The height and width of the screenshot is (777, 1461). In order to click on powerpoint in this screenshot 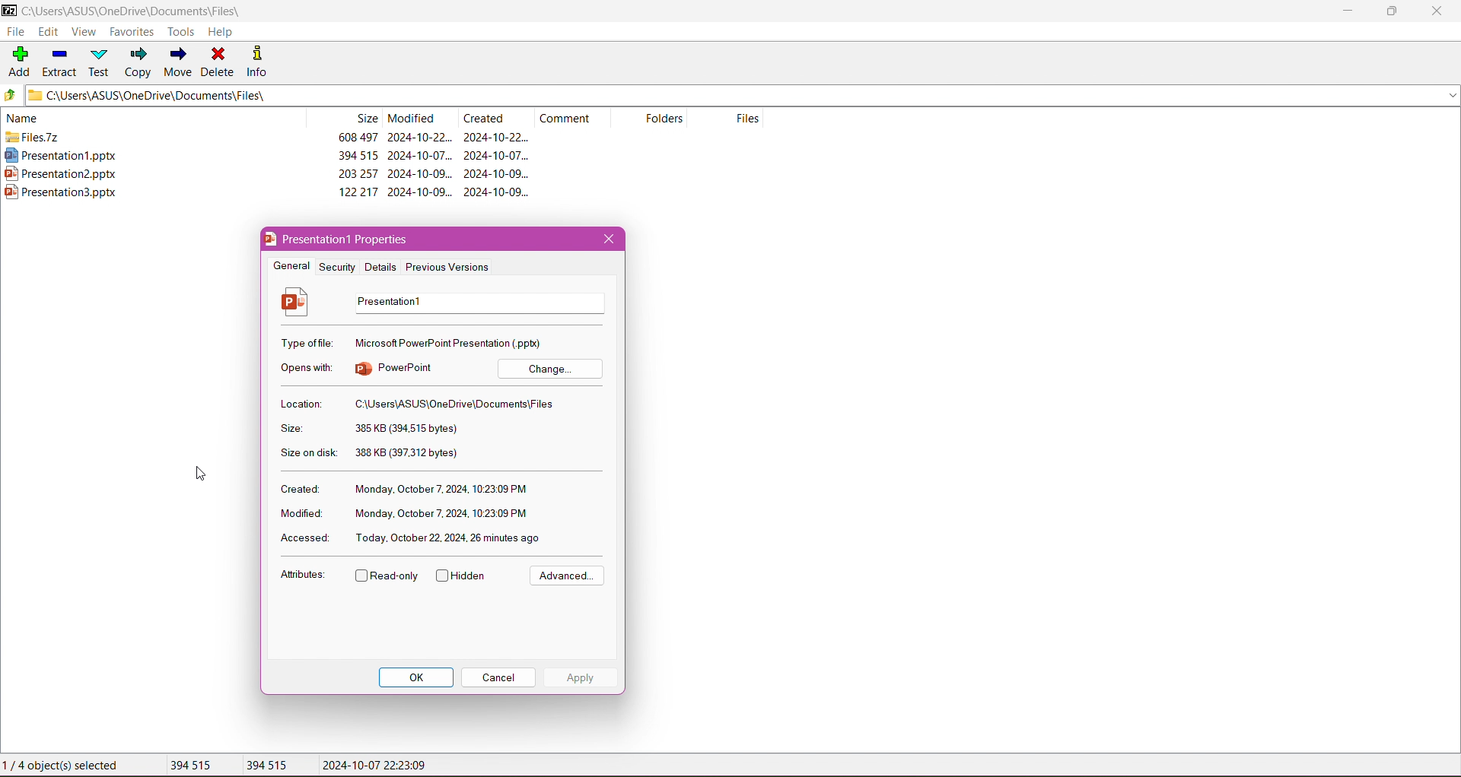, I will do `click(392, 369)`.